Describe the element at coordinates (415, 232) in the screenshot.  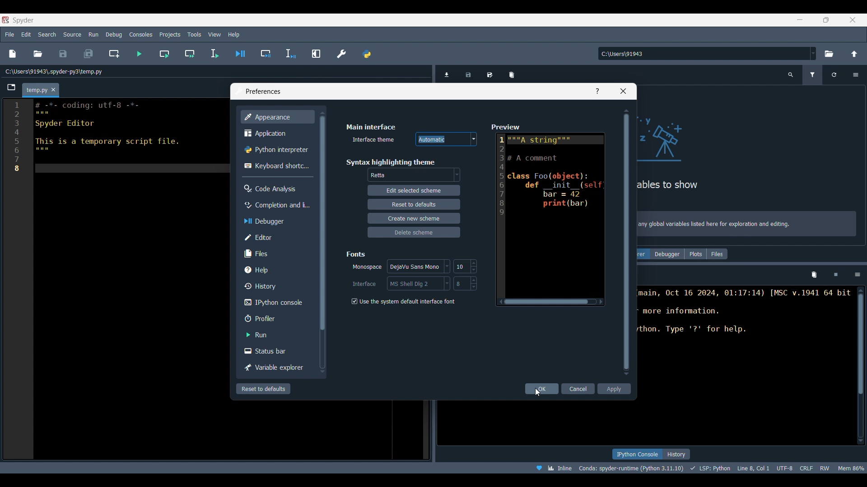
I see `delete scheme` at that location.